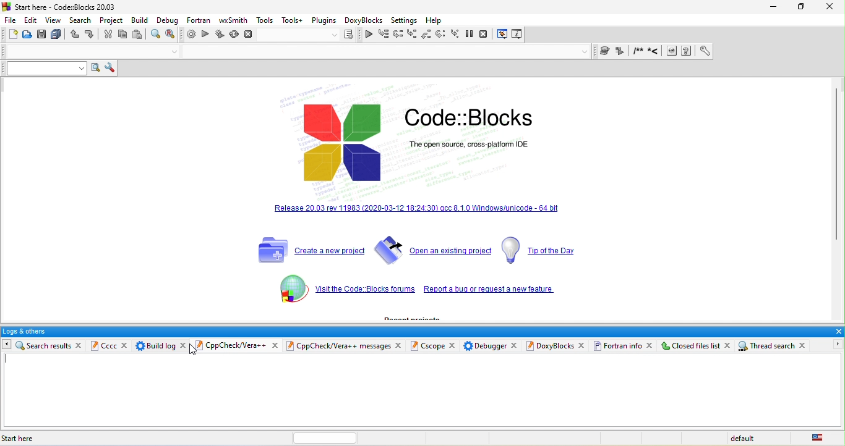 The image size is (845, 446). What do you see at coordinates (137, 35) in the screenshot?
I see `paste` at bounding box center [137, 35].